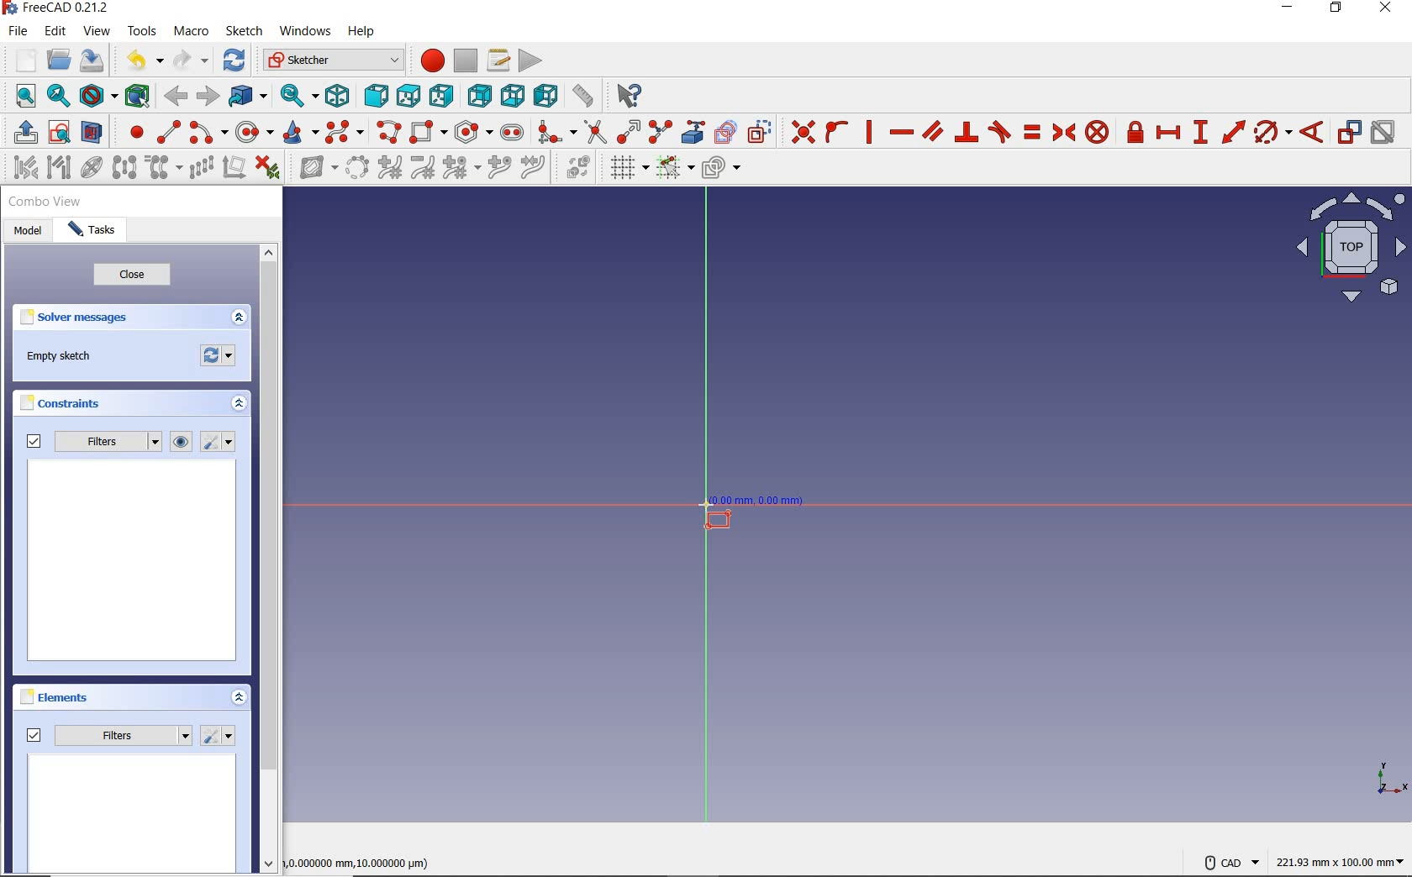 This screenshot has width=1412, height=877. Describe the element at coordinates (1350, 132) in the screenshot. I see `toggle driving` at that location.